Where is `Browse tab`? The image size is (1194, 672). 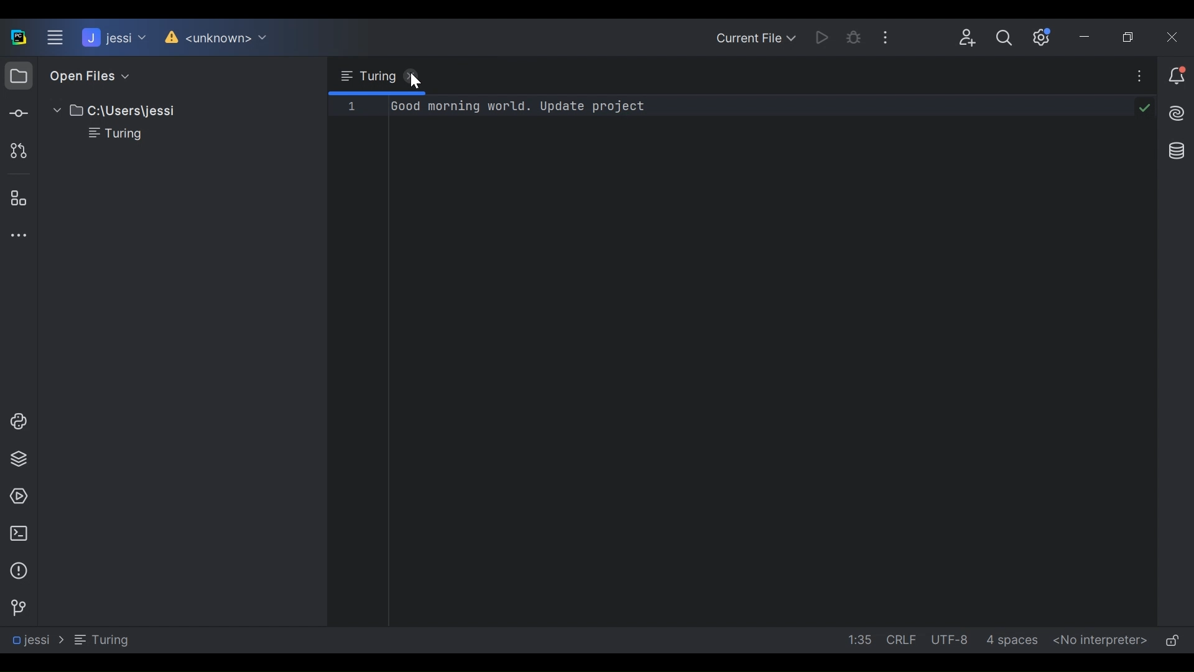 Browse tab is located at coordinates (377, 76).